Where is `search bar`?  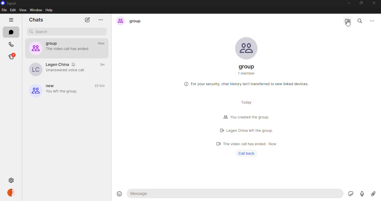
search bar is located at coordinates (69, 31).